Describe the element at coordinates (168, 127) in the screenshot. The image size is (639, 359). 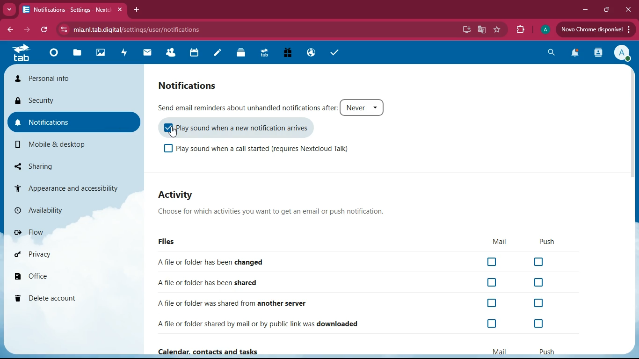
I see `on` at that location.